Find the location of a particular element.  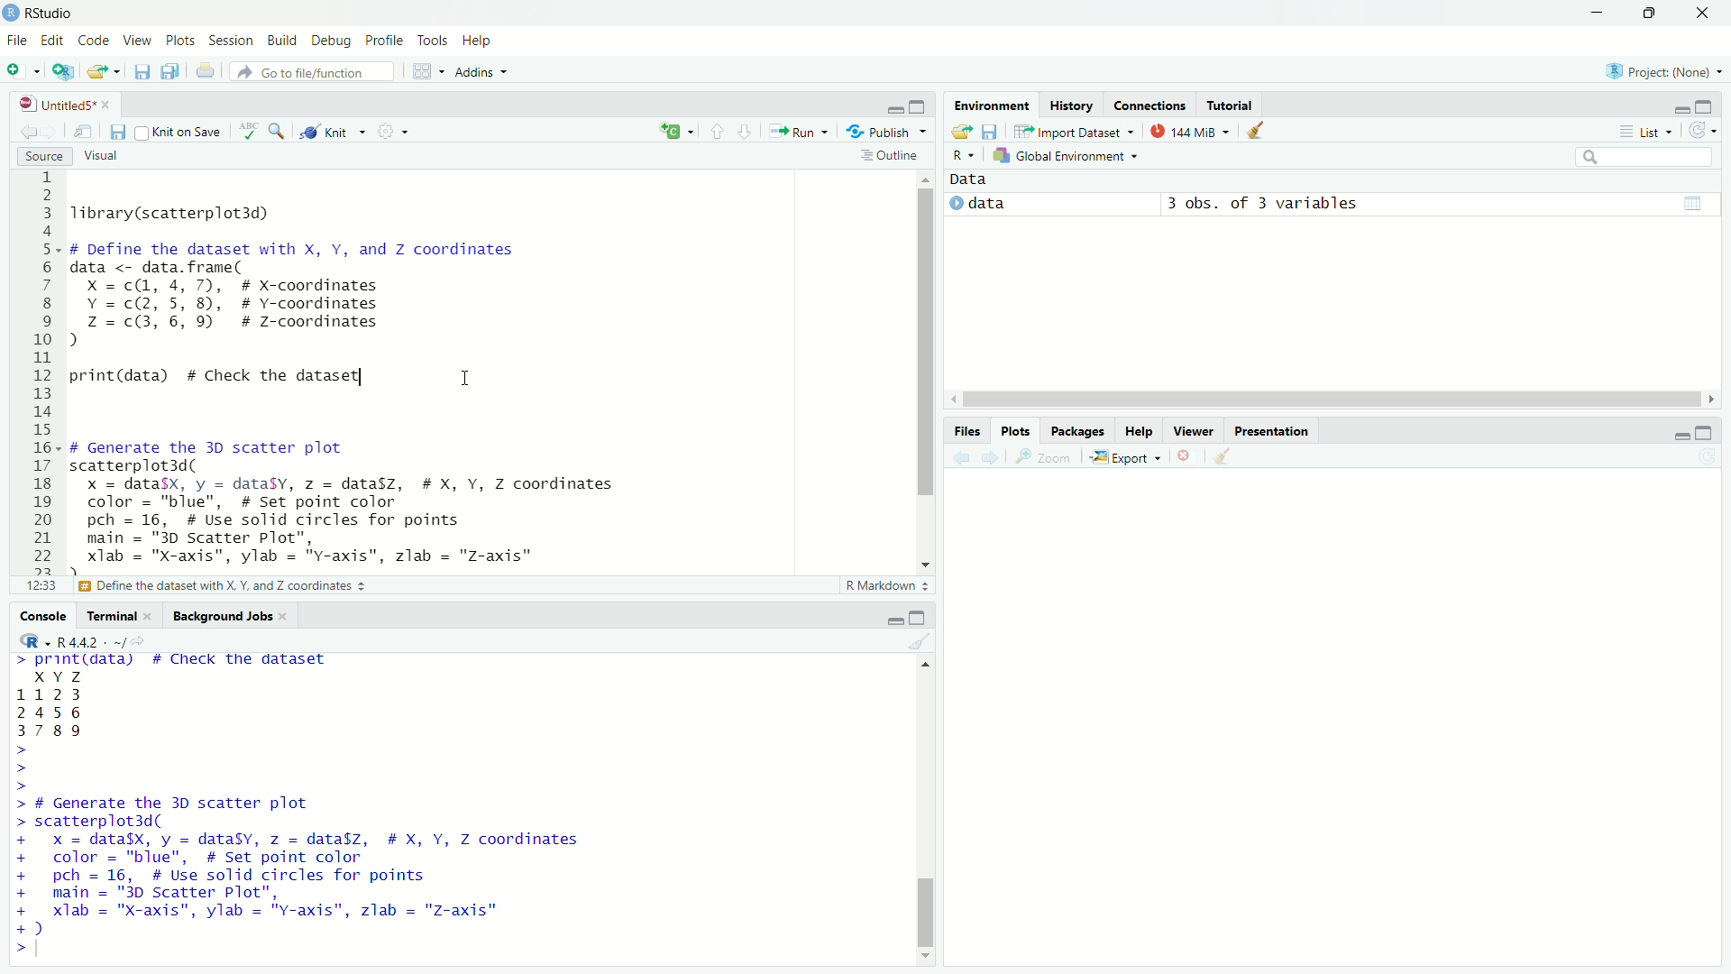

show in new window is located at coordinates (83, 132).